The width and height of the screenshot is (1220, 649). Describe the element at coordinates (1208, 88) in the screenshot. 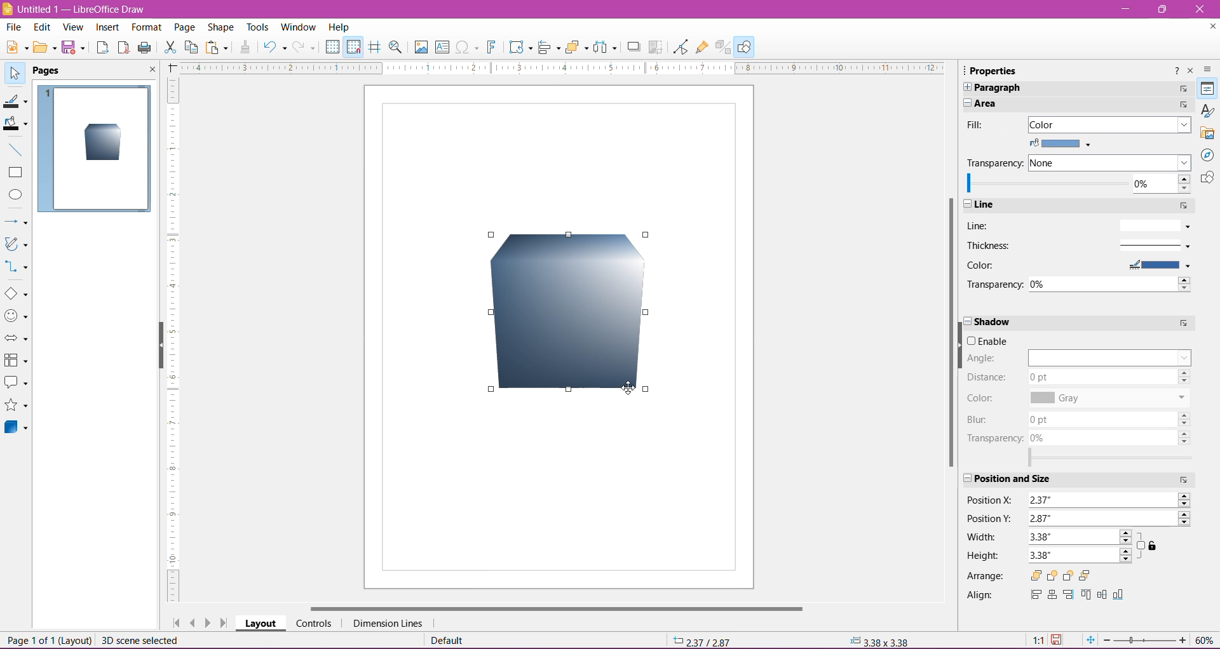

I see `Properties` at that location.